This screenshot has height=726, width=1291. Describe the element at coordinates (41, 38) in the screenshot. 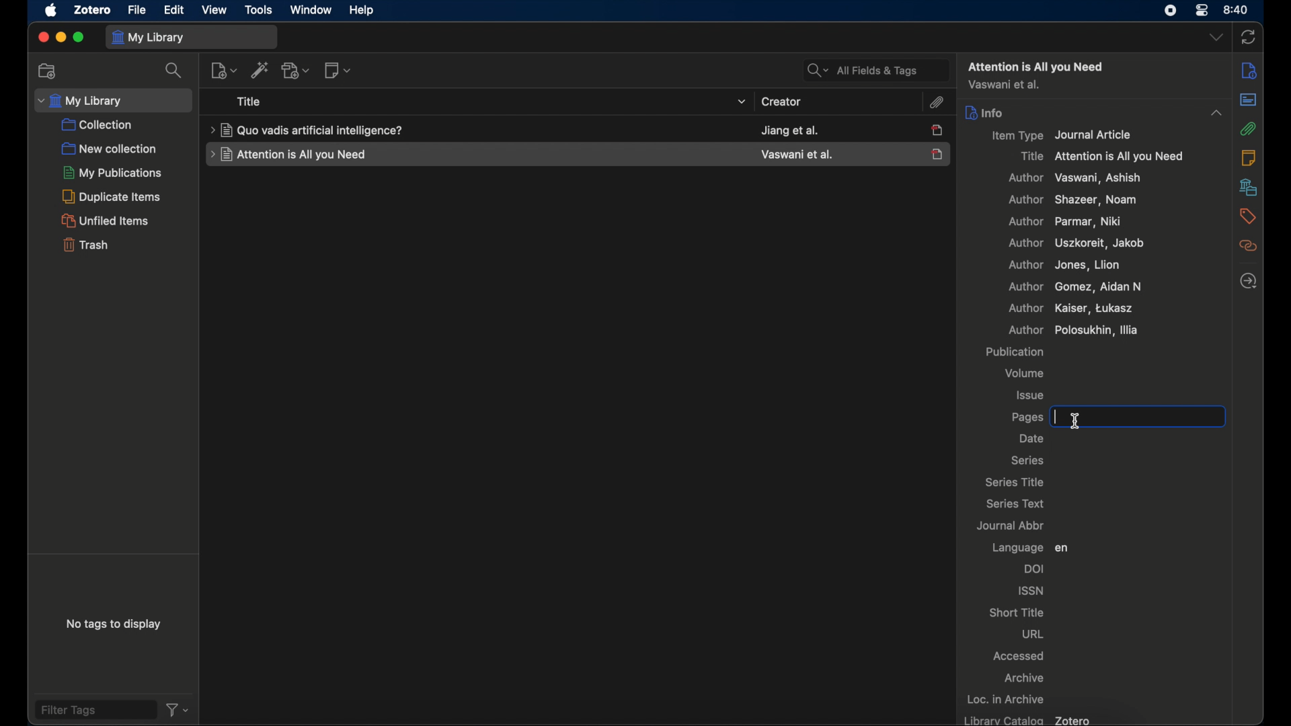

I see `close` at that location.